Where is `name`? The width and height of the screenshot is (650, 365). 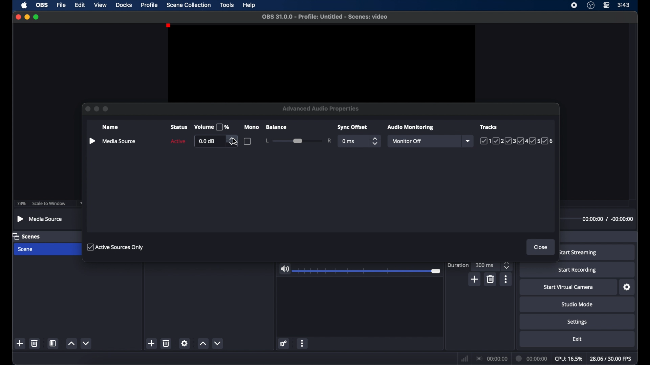 name is located at coordinates (110, 127).